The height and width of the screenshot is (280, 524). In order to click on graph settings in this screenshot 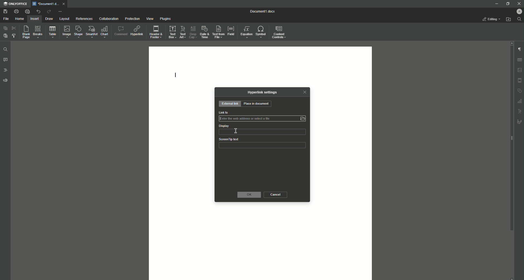, I will do `click(520, 101)`.